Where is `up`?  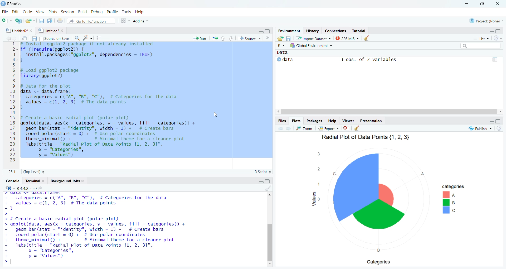 up is located at coordinates (223, 38).